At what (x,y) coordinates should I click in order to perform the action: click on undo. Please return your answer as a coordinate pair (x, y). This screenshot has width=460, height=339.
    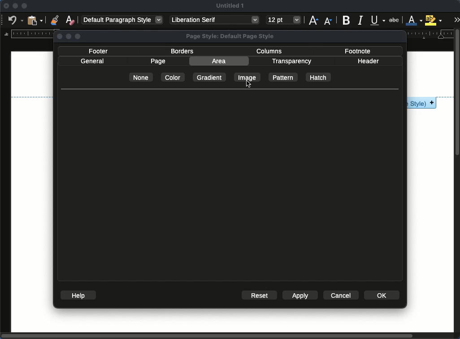
    Looking at the image, I should click on (14, 21).